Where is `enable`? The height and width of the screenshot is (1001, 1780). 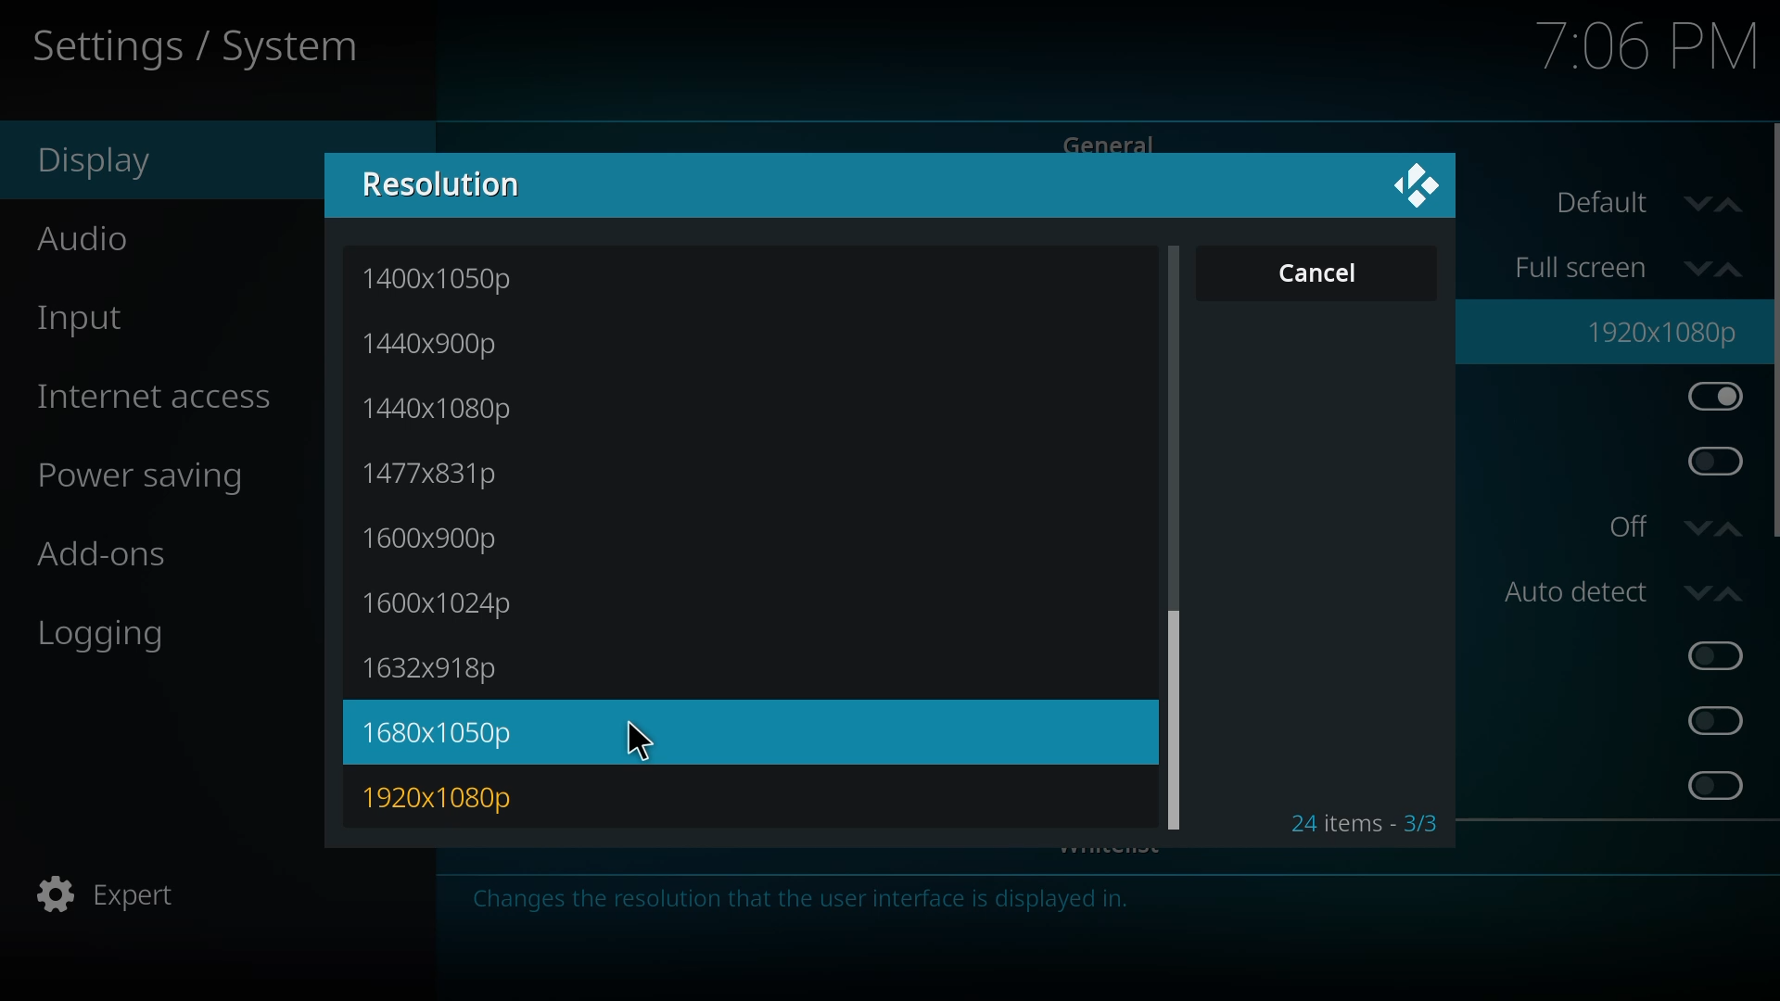 enable is located at coordinates (1714, 655).